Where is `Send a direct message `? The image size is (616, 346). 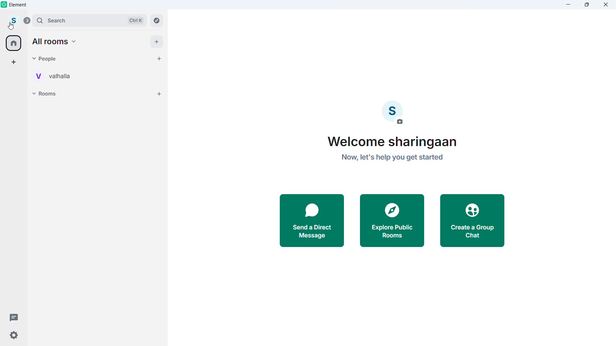 Send a direct message  is located at coordinates (312, 221).